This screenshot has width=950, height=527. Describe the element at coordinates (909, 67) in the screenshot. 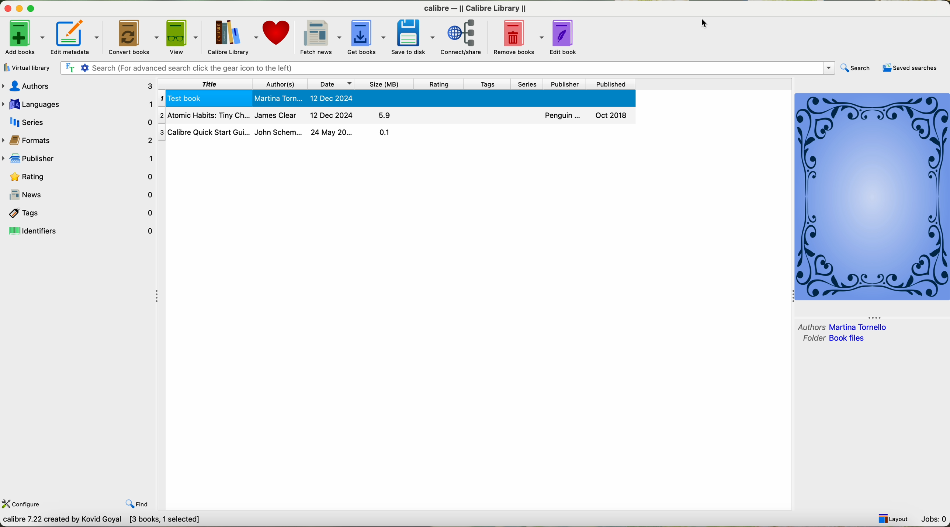

I see `saved searches` at that location.